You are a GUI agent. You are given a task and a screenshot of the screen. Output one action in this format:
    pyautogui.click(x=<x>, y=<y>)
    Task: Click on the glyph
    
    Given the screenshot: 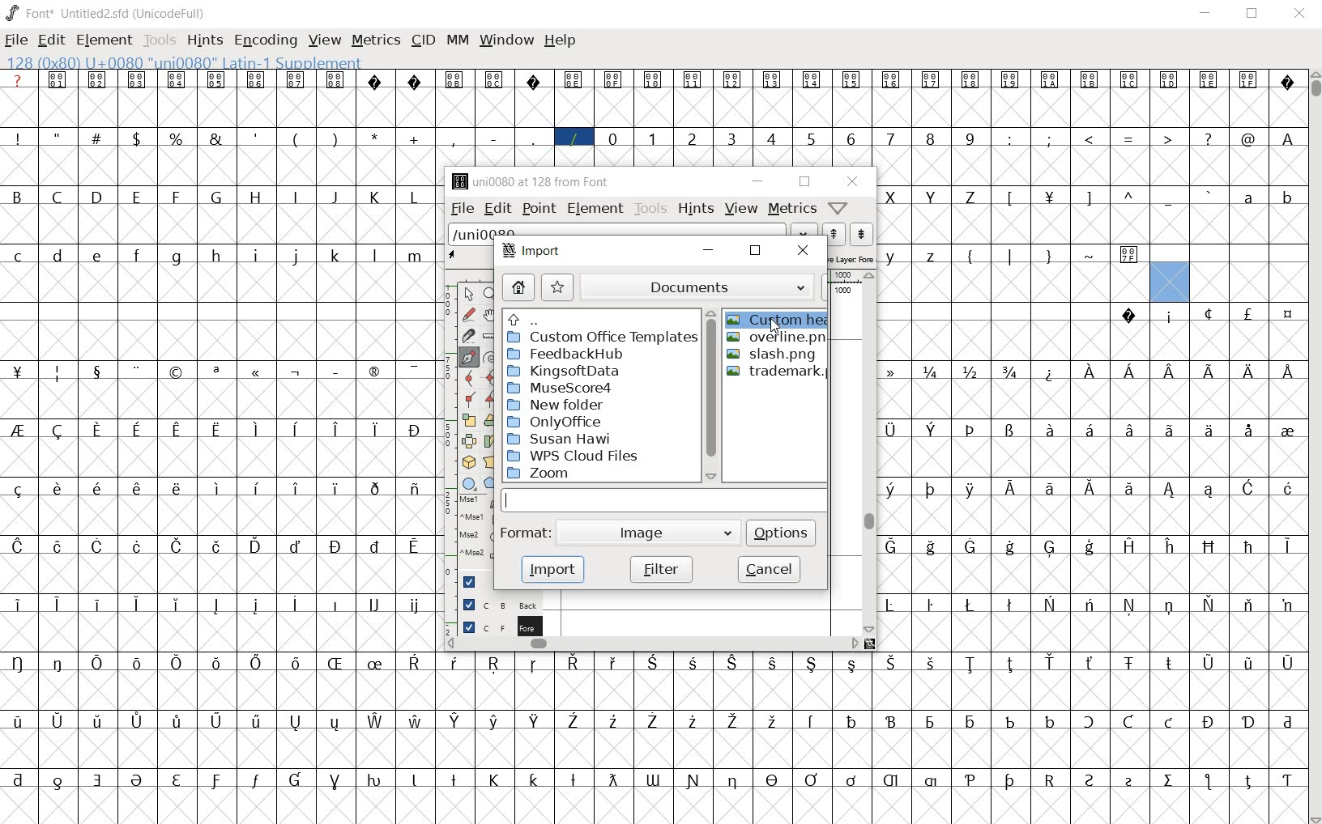 What is the action you would take?
    pyautogui.click(x=97, y=196)
    